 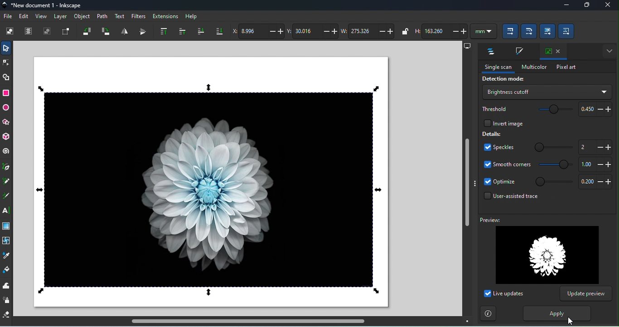 I want to click on When scaling rectangles, scale the radii of the rounded corners, so click(x=529, y=32).